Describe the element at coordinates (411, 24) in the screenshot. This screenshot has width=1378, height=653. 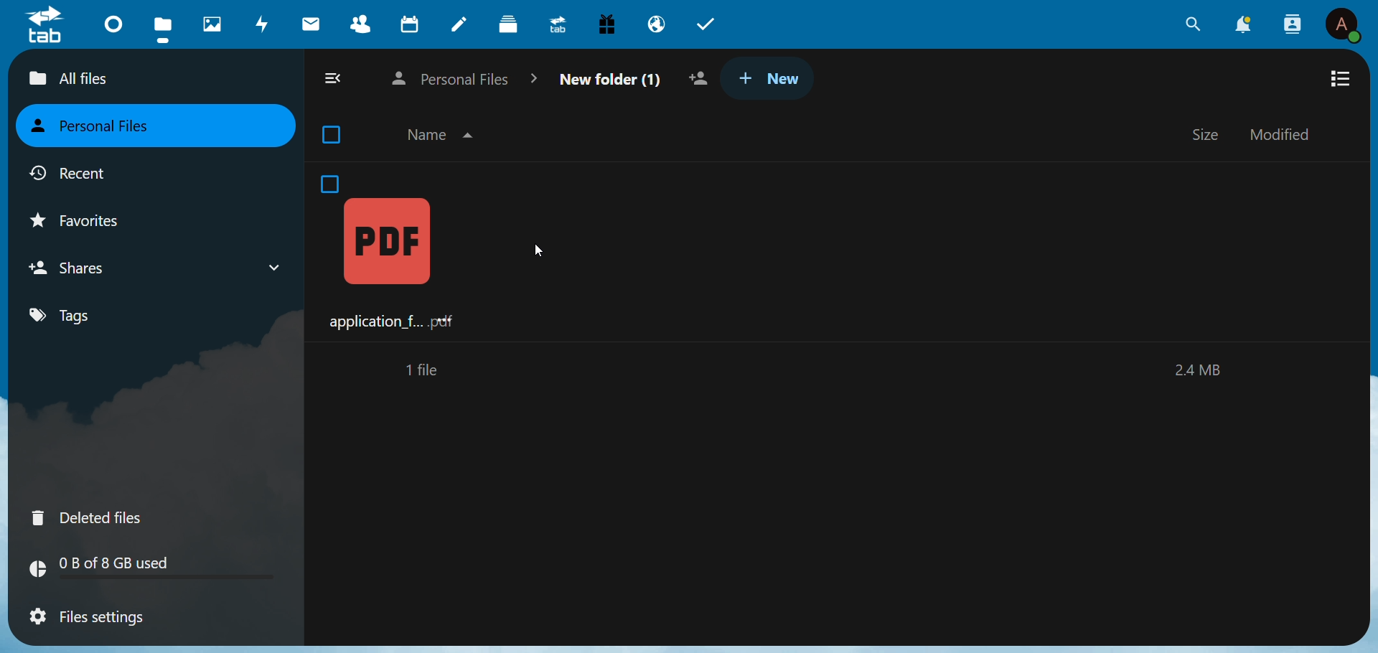
I see `calender` at that location.